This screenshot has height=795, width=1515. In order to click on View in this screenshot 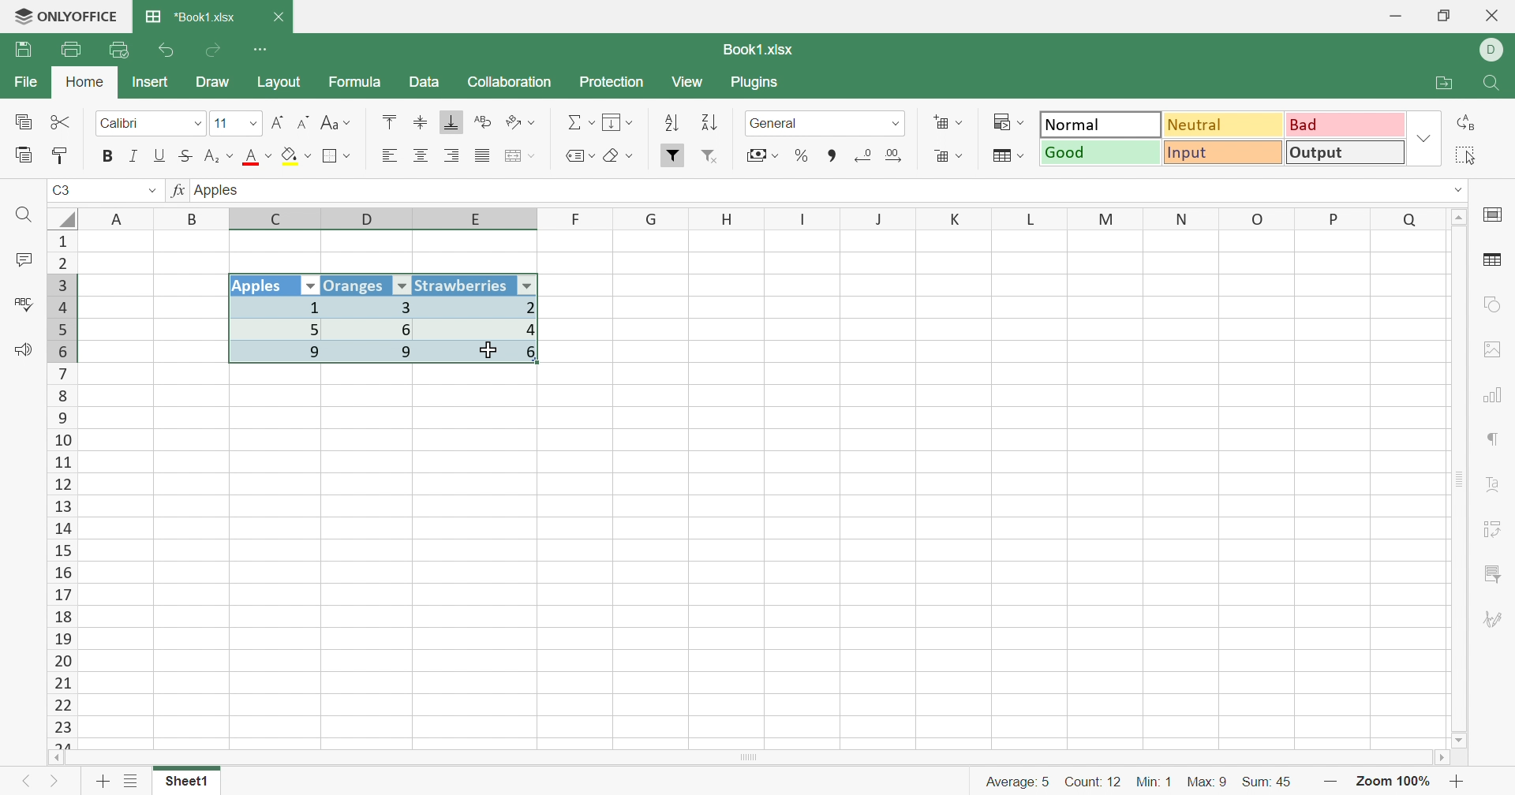, I will do `click(690, 83)`.